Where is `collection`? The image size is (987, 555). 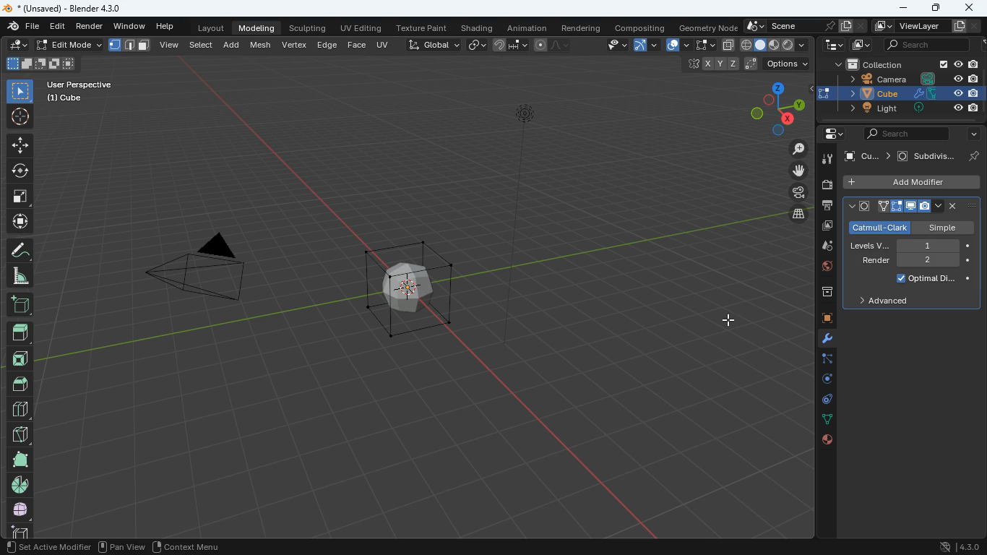 collection is located at coordinates (900, 64).